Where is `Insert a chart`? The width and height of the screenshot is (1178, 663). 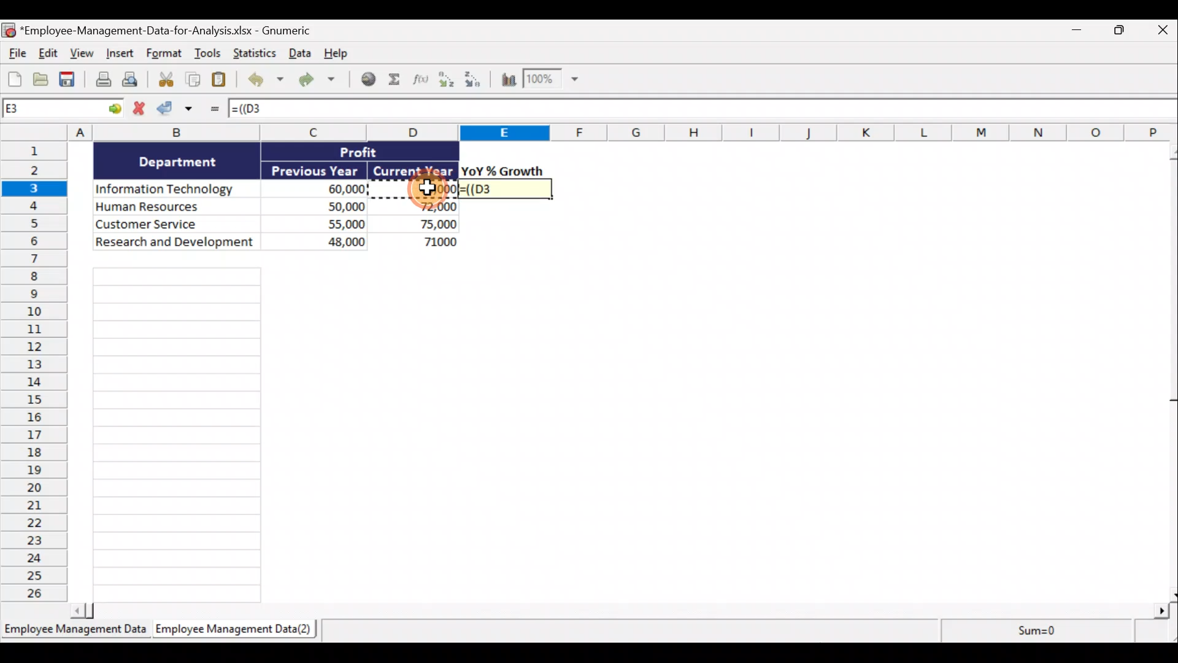
Insert a chart is located at coordinates (507, 82).